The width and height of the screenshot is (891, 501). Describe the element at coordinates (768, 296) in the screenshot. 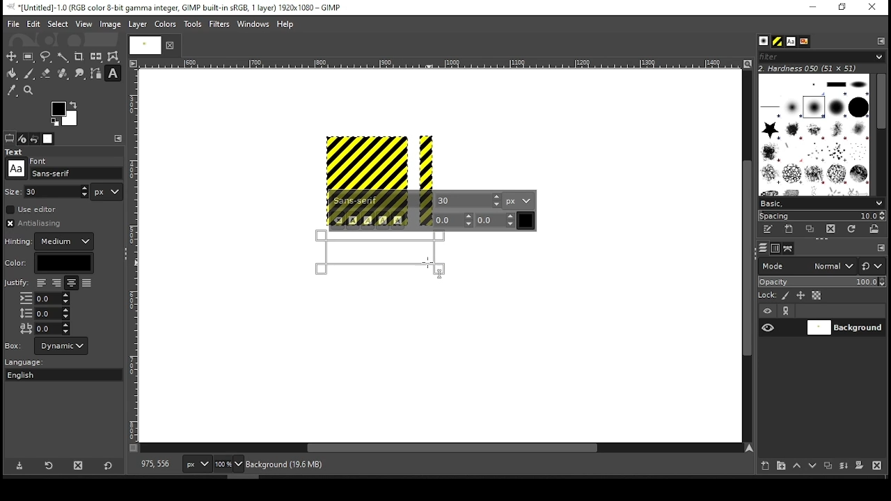

I see `lock:` at that location.